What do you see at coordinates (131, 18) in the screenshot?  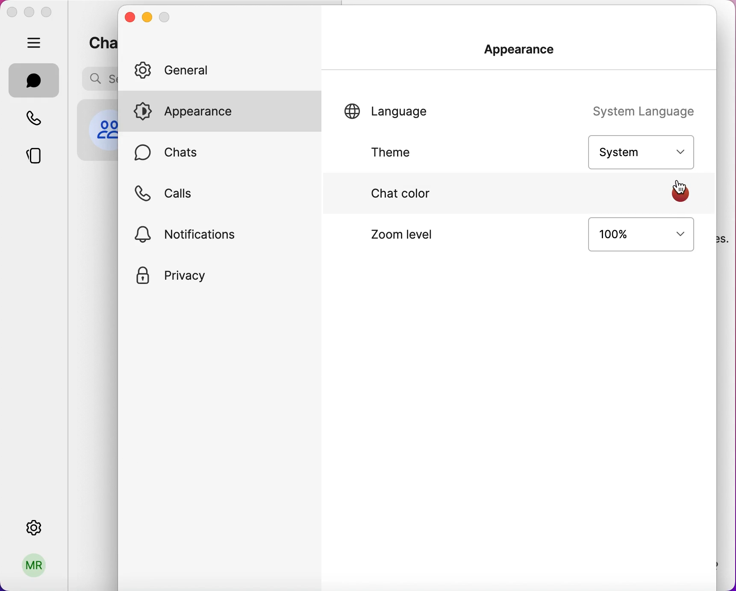 I see `close` at bounding box center [131, 18].